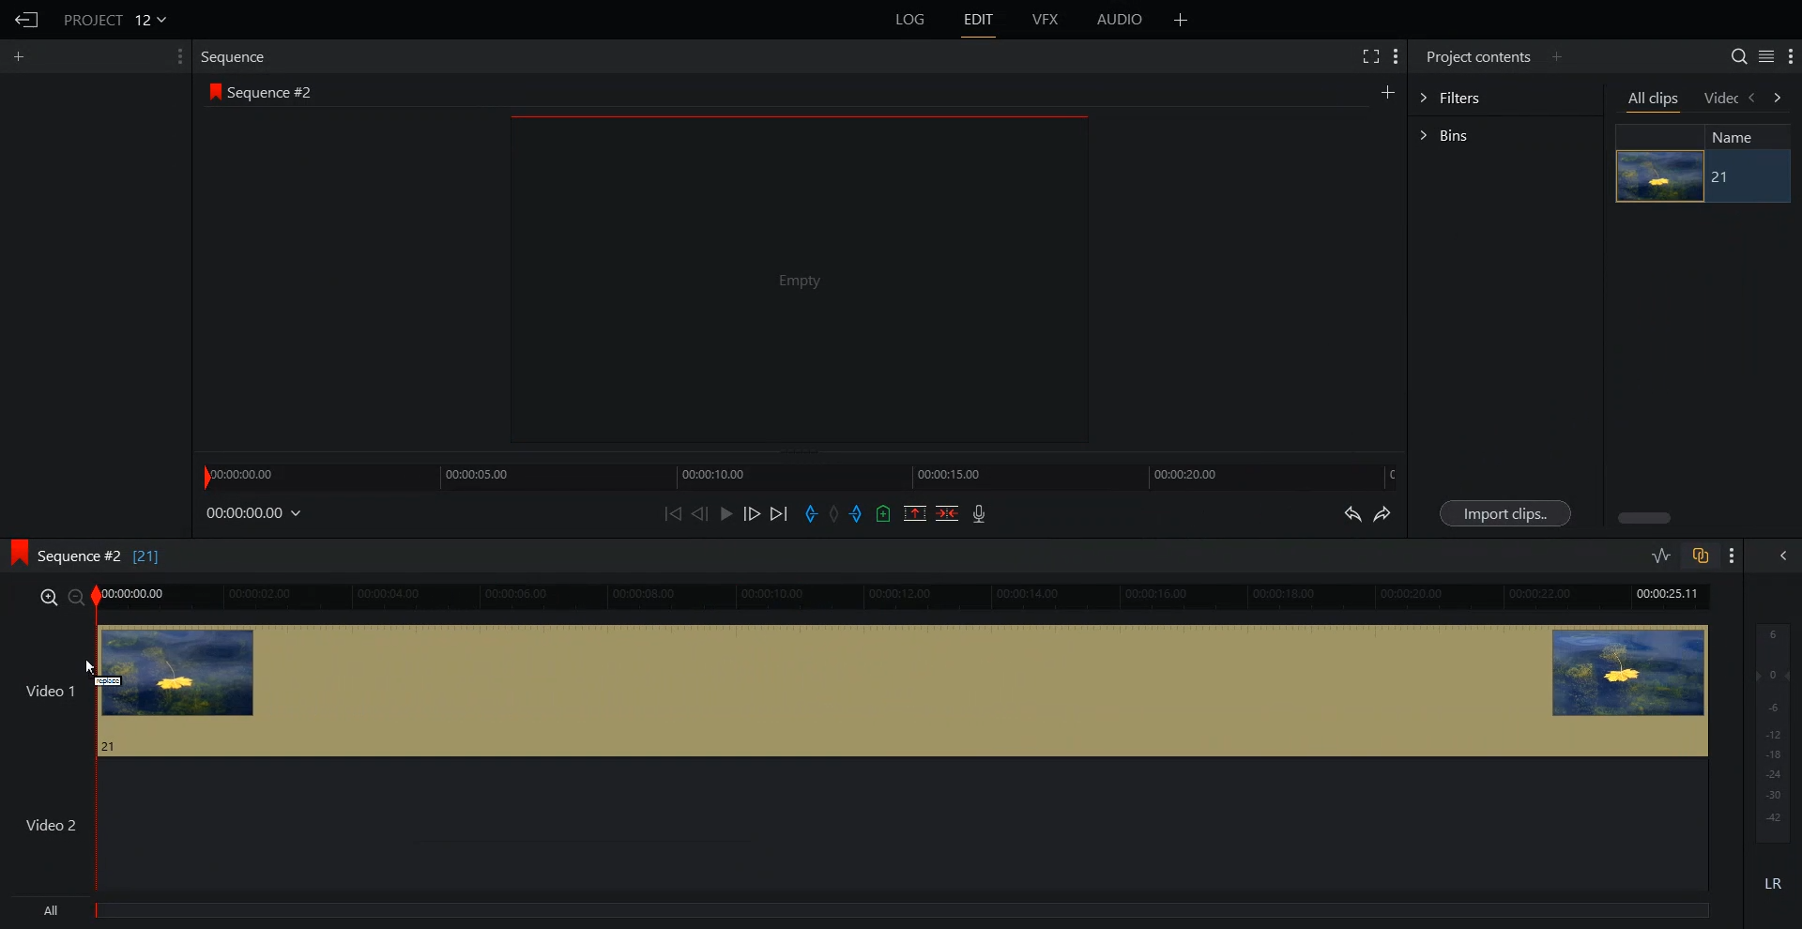  What do you see at coordinates (117, 19) in the screenshot?
I see `File Name` at bounding box center [117, 19].